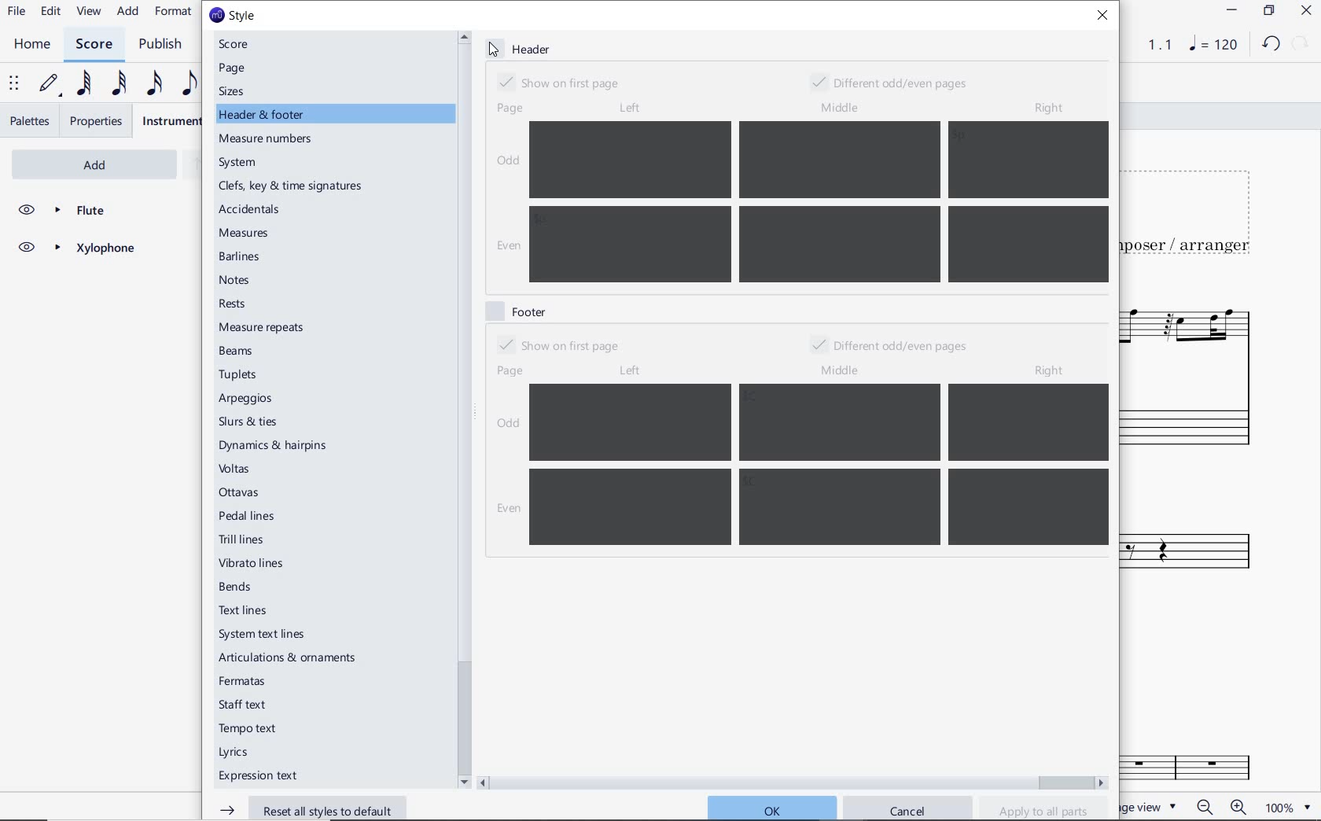  I want to click on page, so click(511, 370).